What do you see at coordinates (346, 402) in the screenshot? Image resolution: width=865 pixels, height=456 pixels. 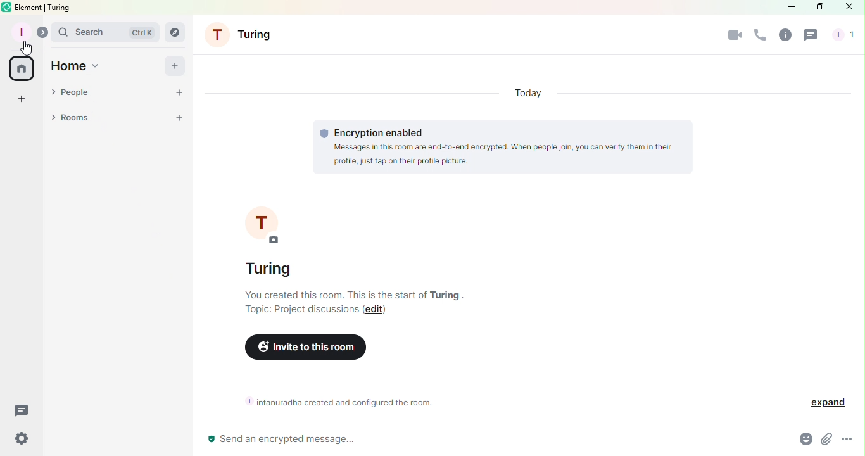 I see `Room information` at bounding box center [346, 402].